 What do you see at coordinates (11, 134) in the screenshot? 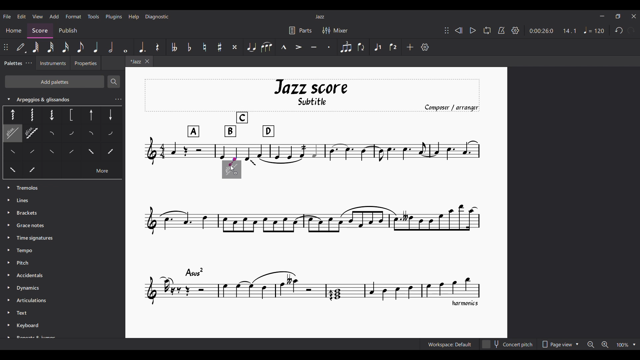
I see `Current selection highlighted` at bounding box center [11, 134].